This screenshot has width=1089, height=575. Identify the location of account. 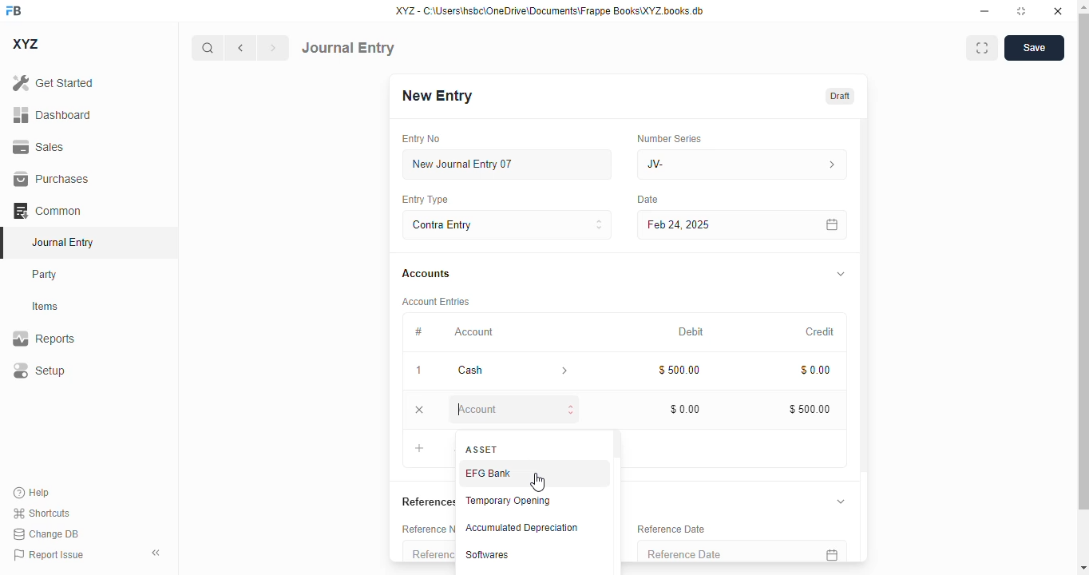
(474, 332).